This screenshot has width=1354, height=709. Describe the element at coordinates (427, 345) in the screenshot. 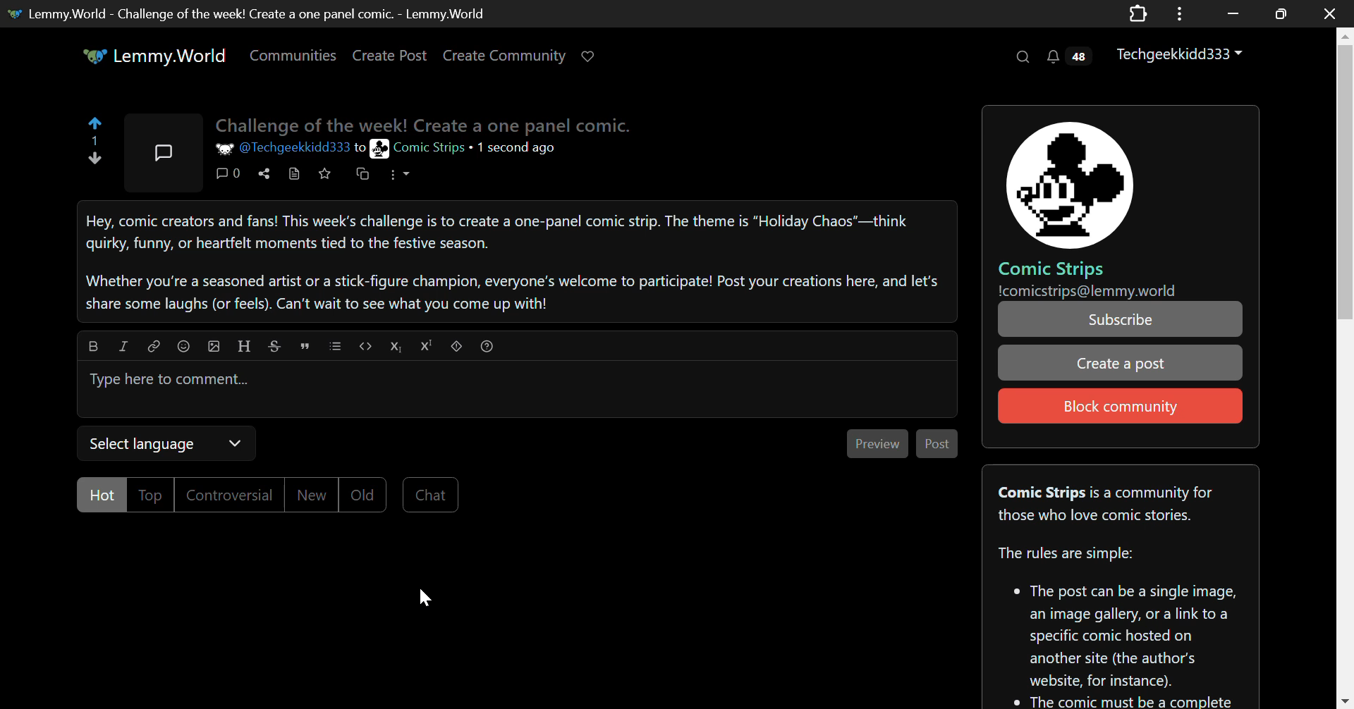

I see `Superscript` at that location.